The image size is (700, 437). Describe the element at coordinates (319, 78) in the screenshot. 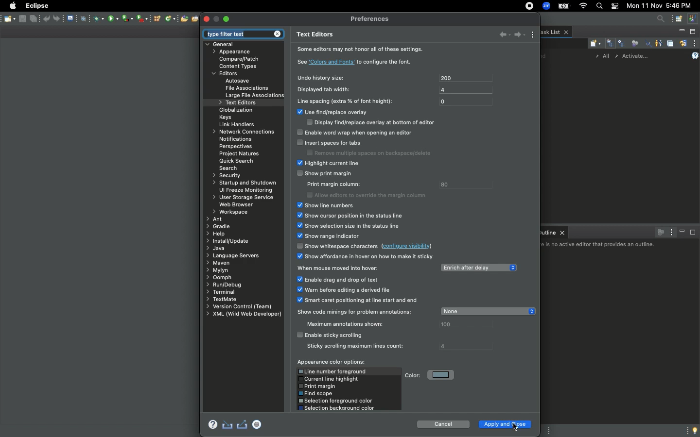

I see `Undo history size` at that location.